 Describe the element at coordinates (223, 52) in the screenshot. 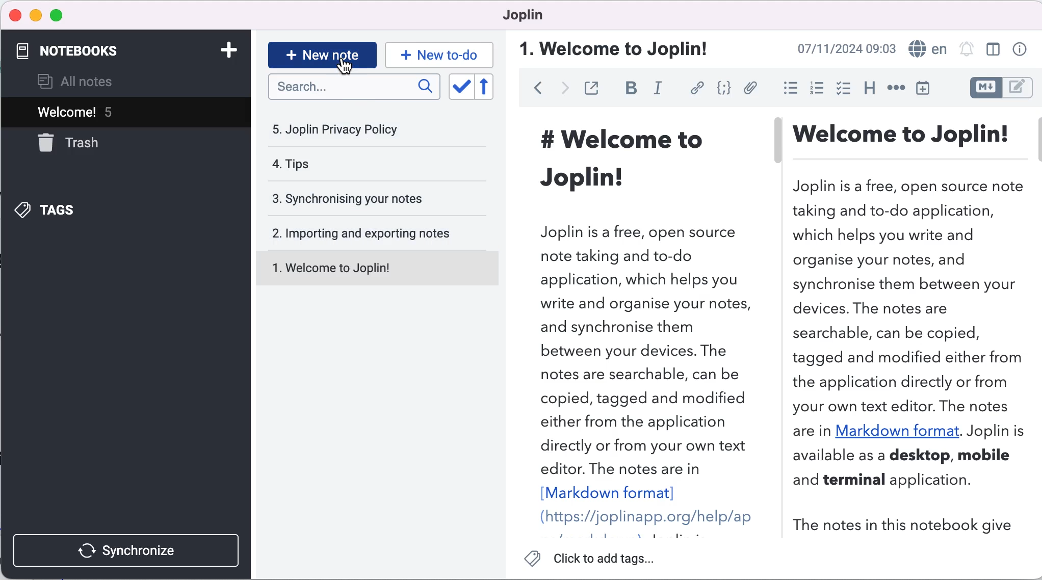

I see `add notebook` at that location.